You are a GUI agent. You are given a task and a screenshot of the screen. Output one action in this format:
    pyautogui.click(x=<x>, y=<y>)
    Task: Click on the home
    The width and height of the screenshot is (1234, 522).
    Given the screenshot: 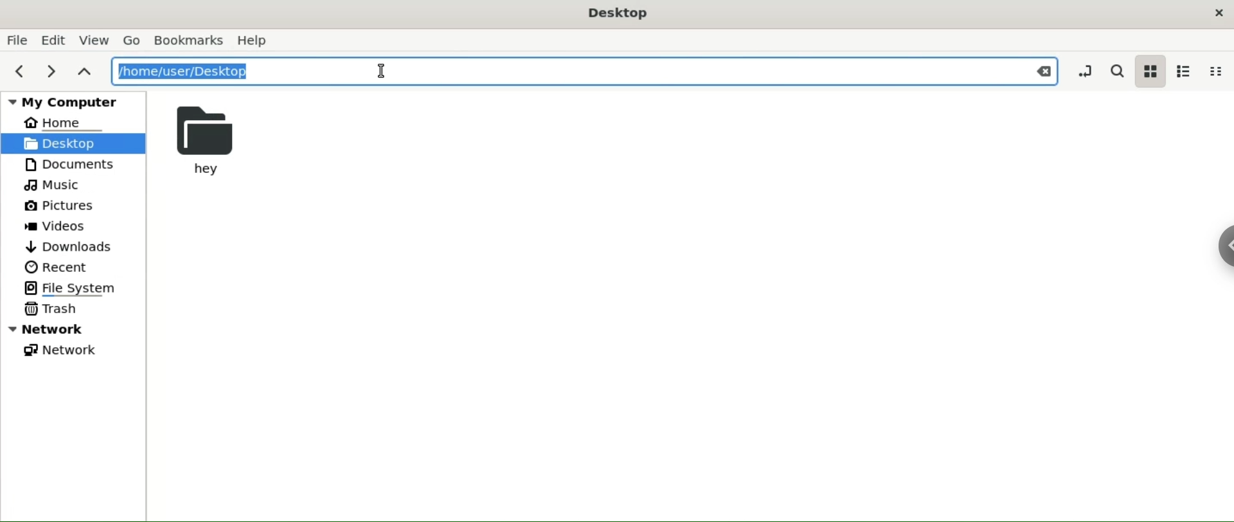 What is the action you would take?
    pyautogui.click(x=63, y=123)
    